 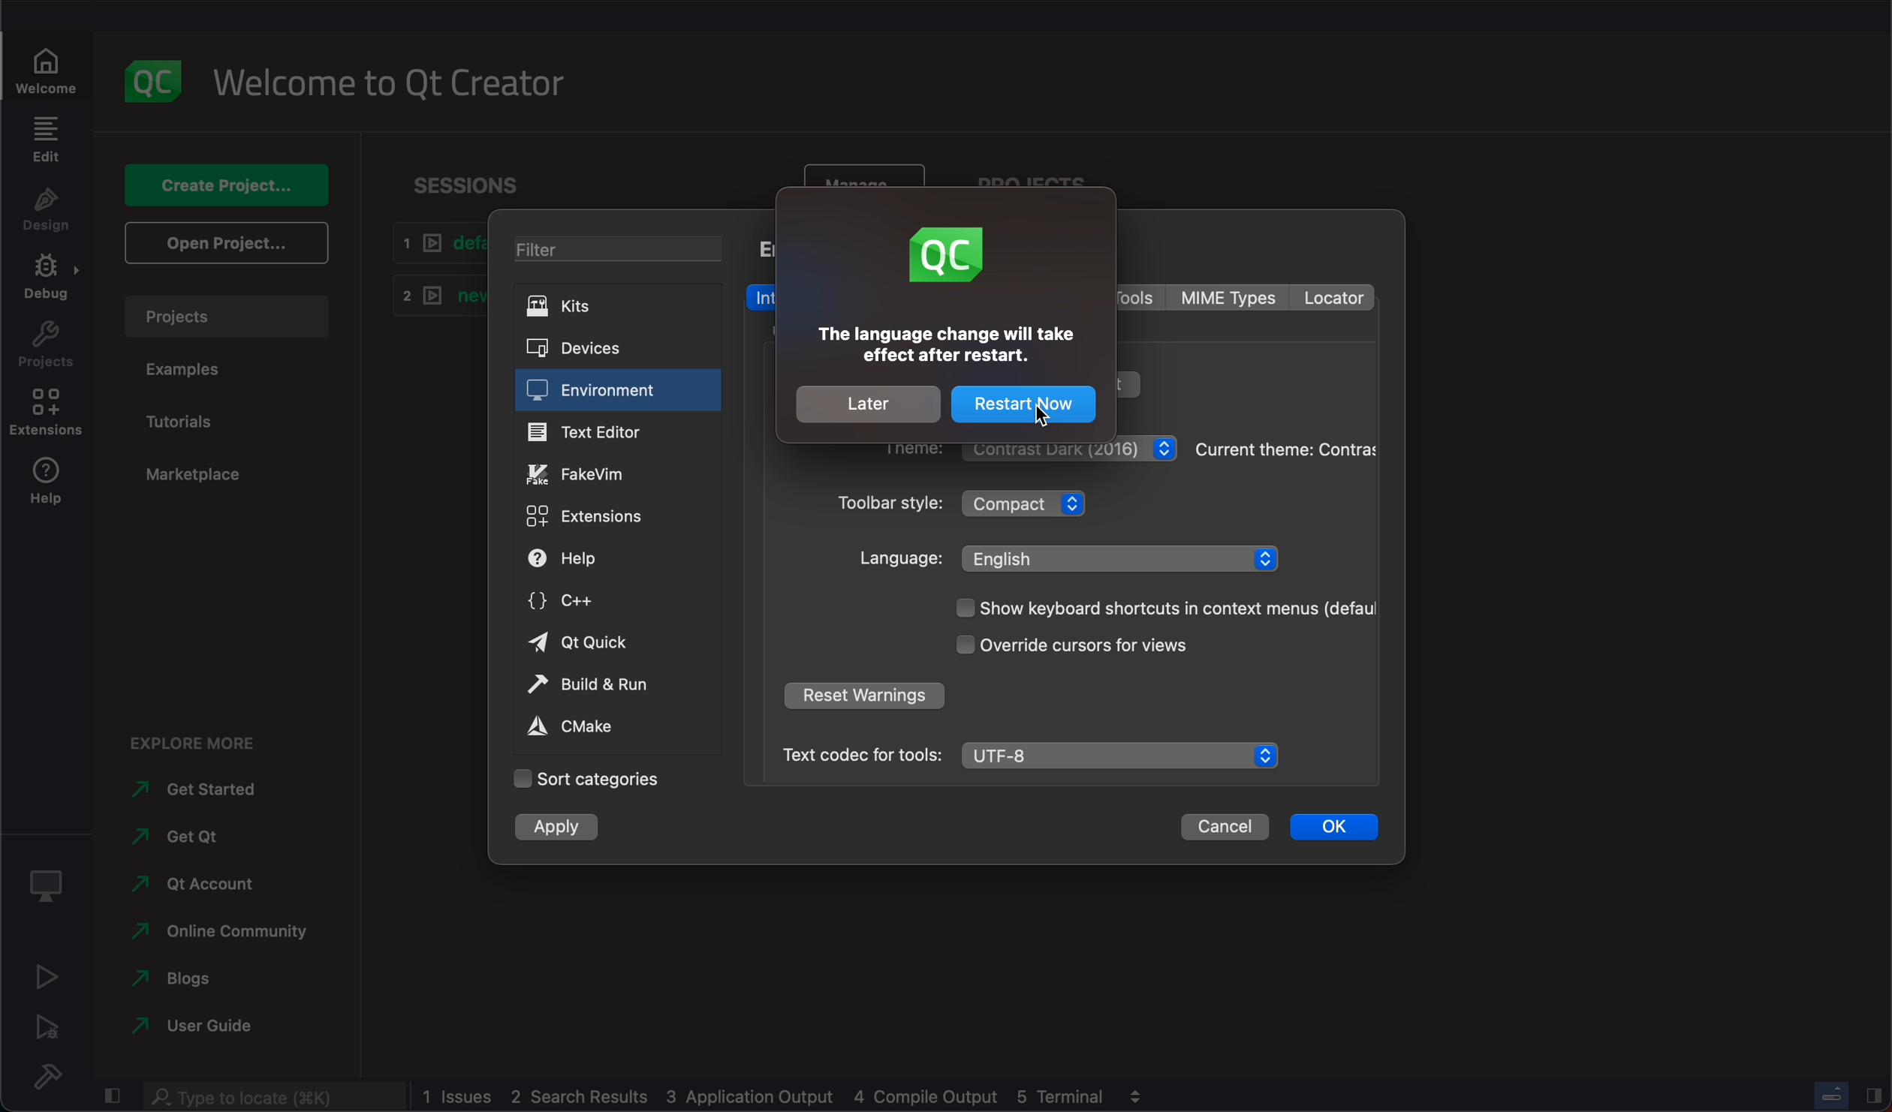 I want to click on new1, so click(x=437, y=298).